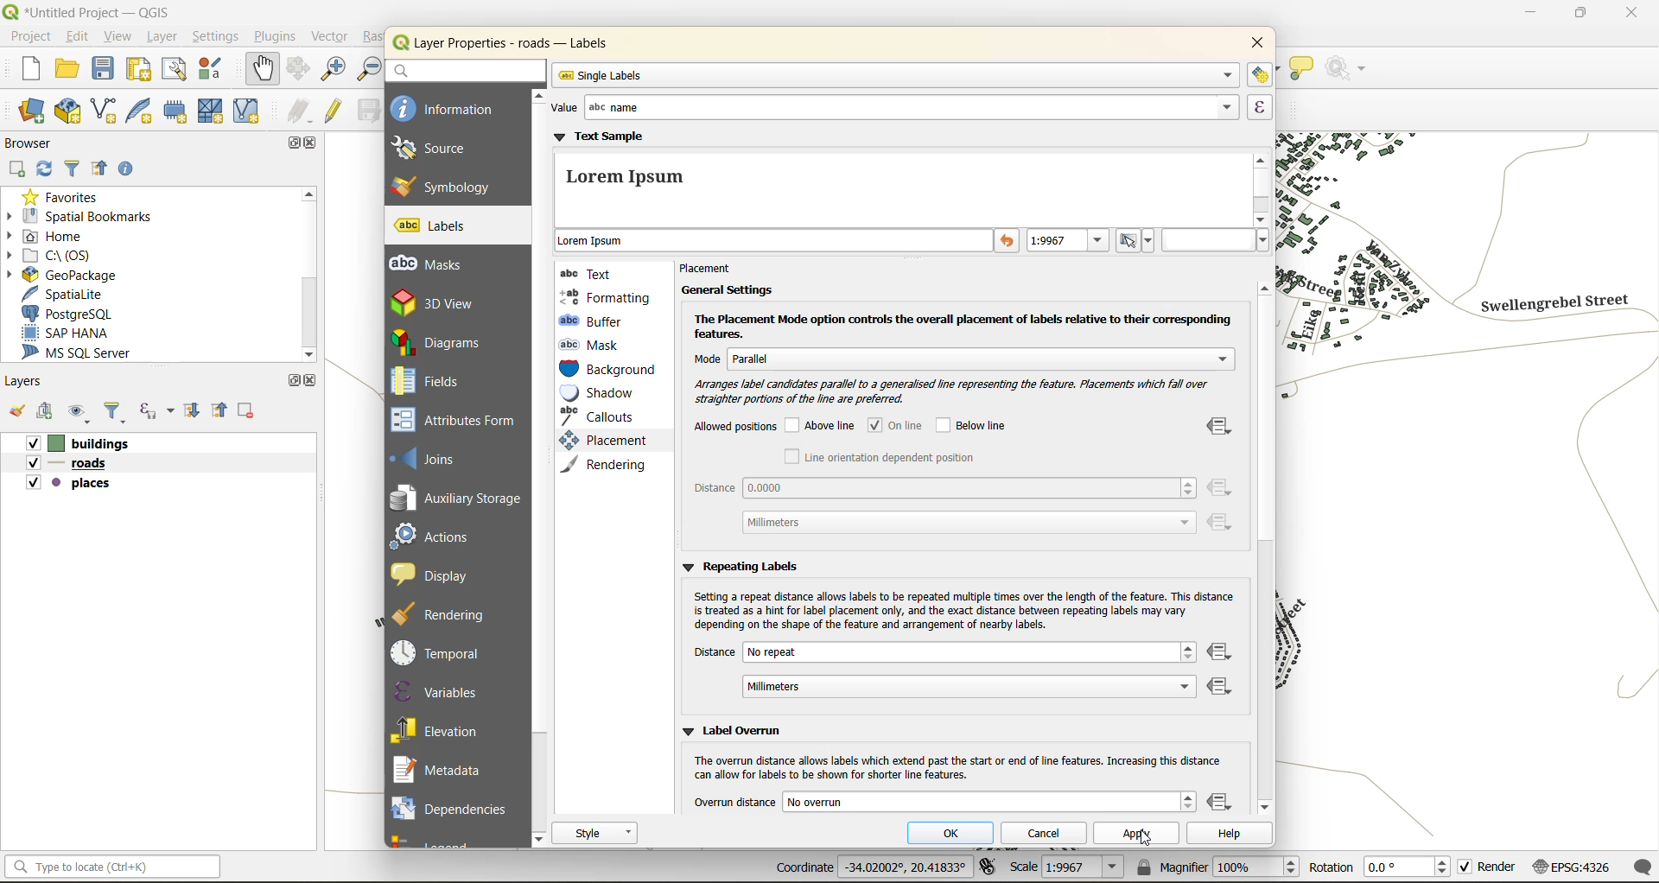 Image resolution: width=1659 pixels, height=883 pixels. I want to click on browser, so click(31, 146).